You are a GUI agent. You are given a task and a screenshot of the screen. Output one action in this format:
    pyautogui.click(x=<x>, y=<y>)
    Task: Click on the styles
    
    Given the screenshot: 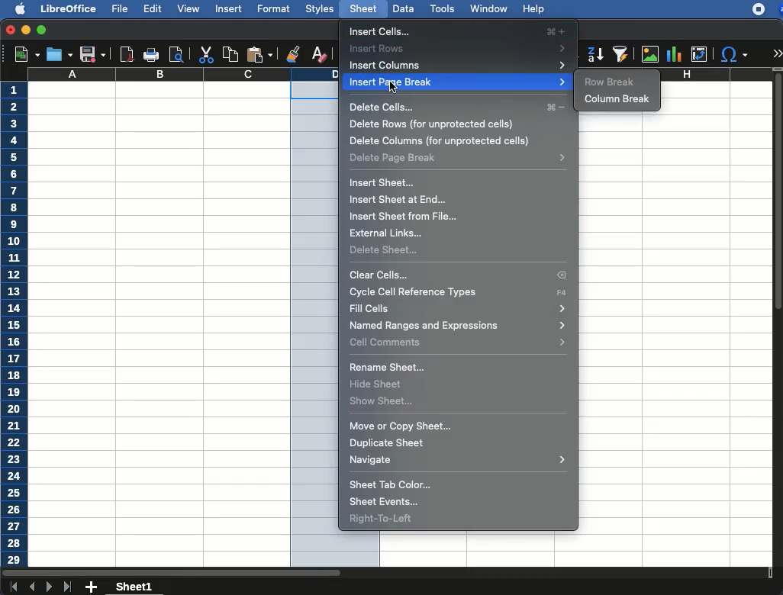 What is the action you would take?
    pyautogui.click(x=319, y=8)
    